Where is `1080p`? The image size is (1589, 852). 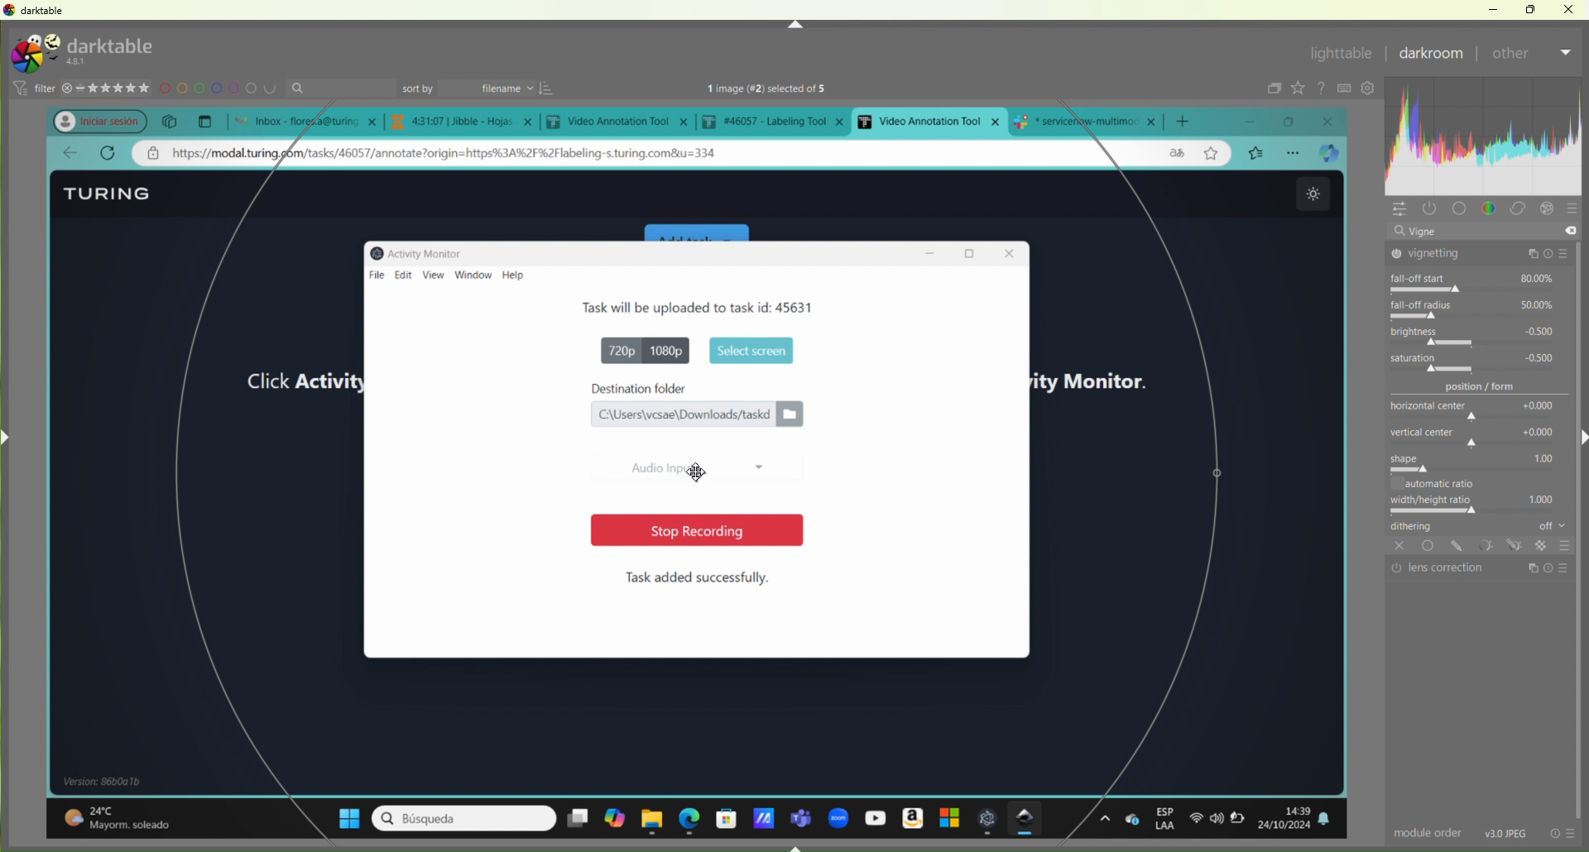
1080p is located at coordinates (670, 350).